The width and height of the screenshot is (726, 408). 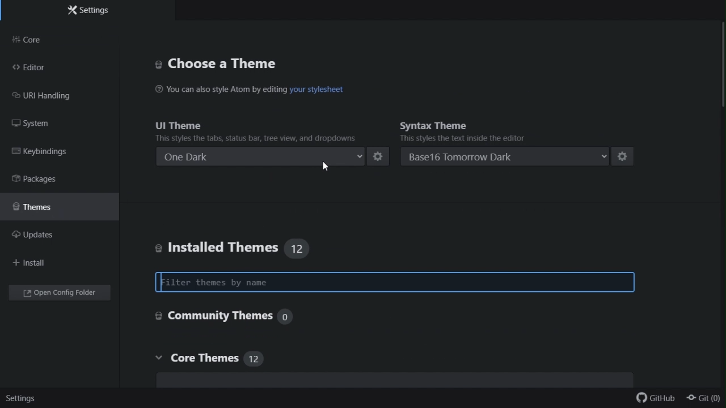 What do you see at coordinates (20, 400) in the screenshot?
I see `settings` at bounding box center [20, 400].